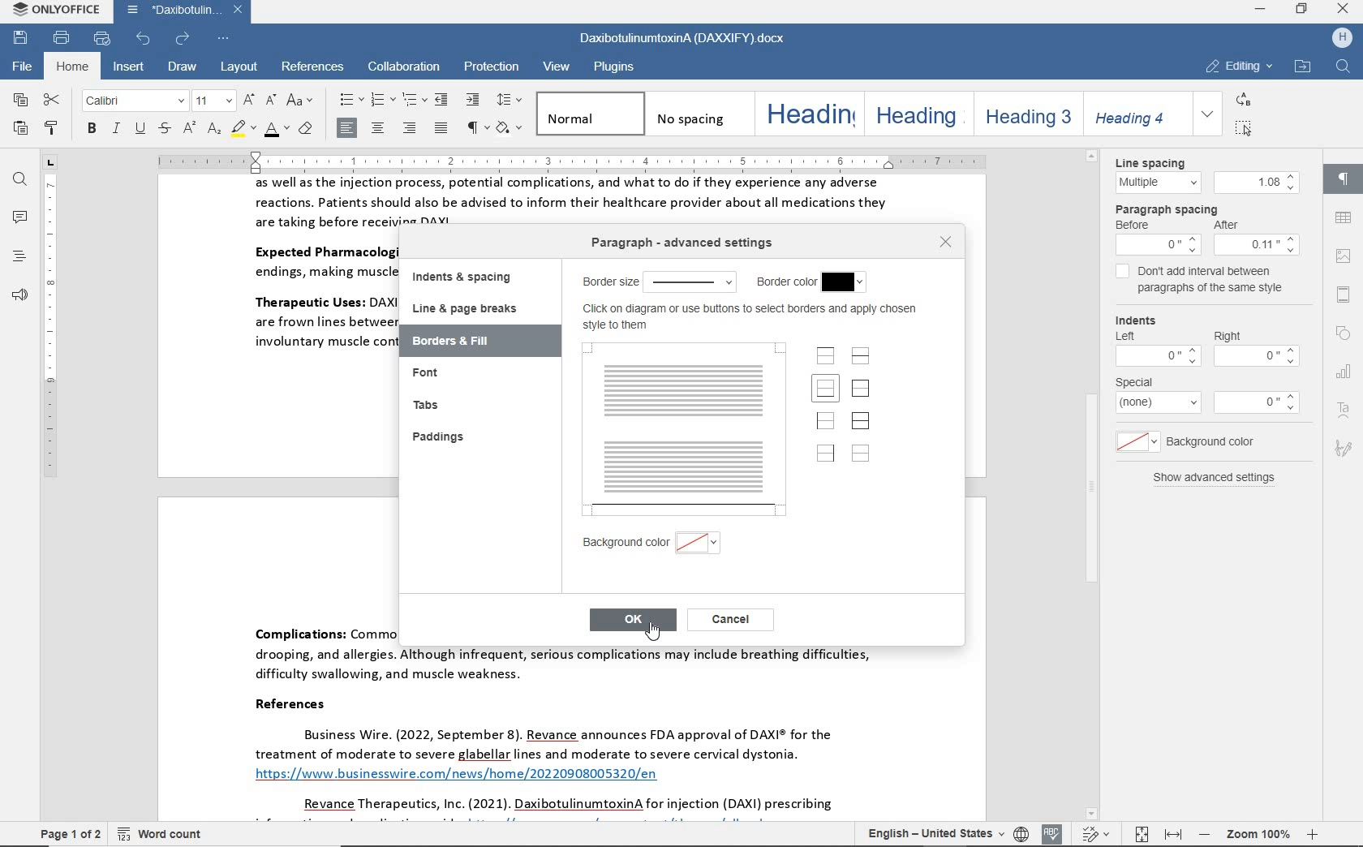 The width and height of the screenshot is (1363, 847). What do you see at coordinates (140, 130) in the screenshot?
I see `underline` at bounding box center [140, 130].